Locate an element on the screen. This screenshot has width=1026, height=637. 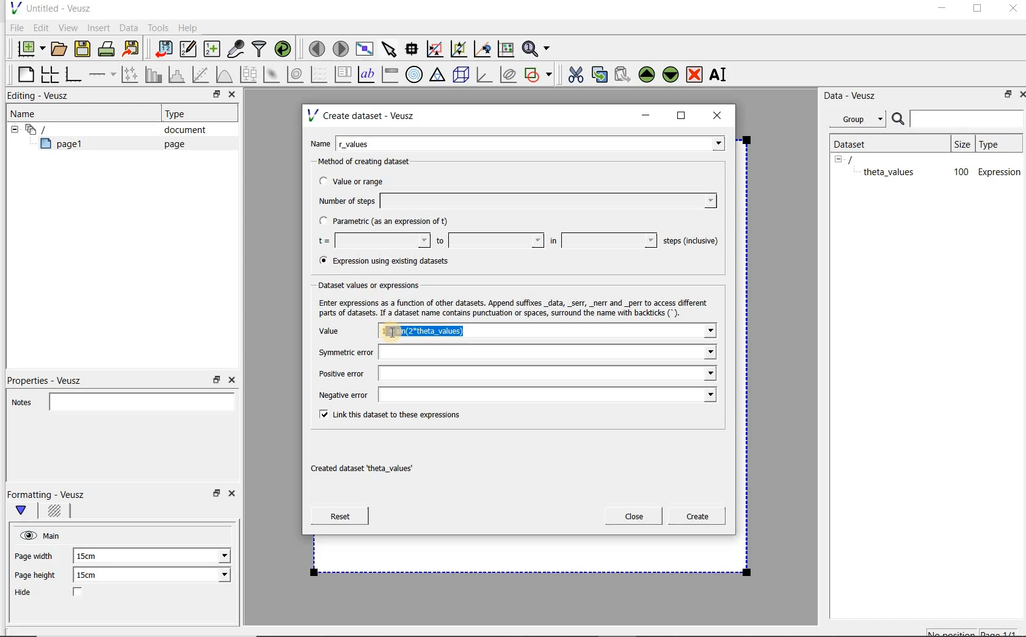
Help is located at coordinates (189, 27).